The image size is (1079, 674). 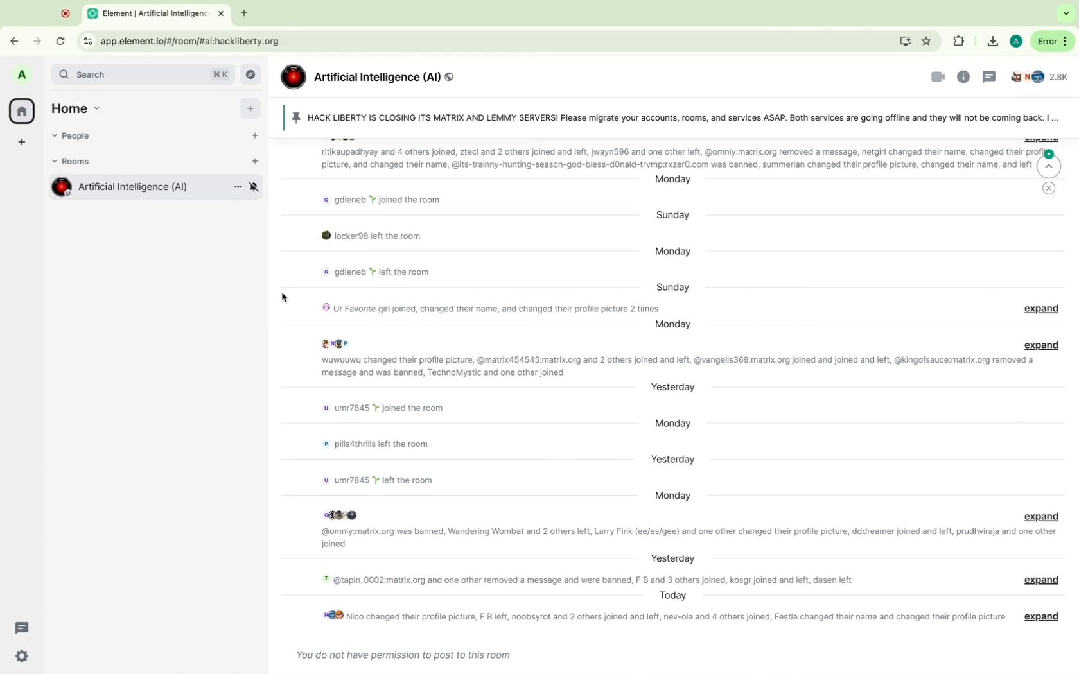 What do you see at coordinates (80, 107) in the screenshot?
I see `home` at bounding box center [80, 107].